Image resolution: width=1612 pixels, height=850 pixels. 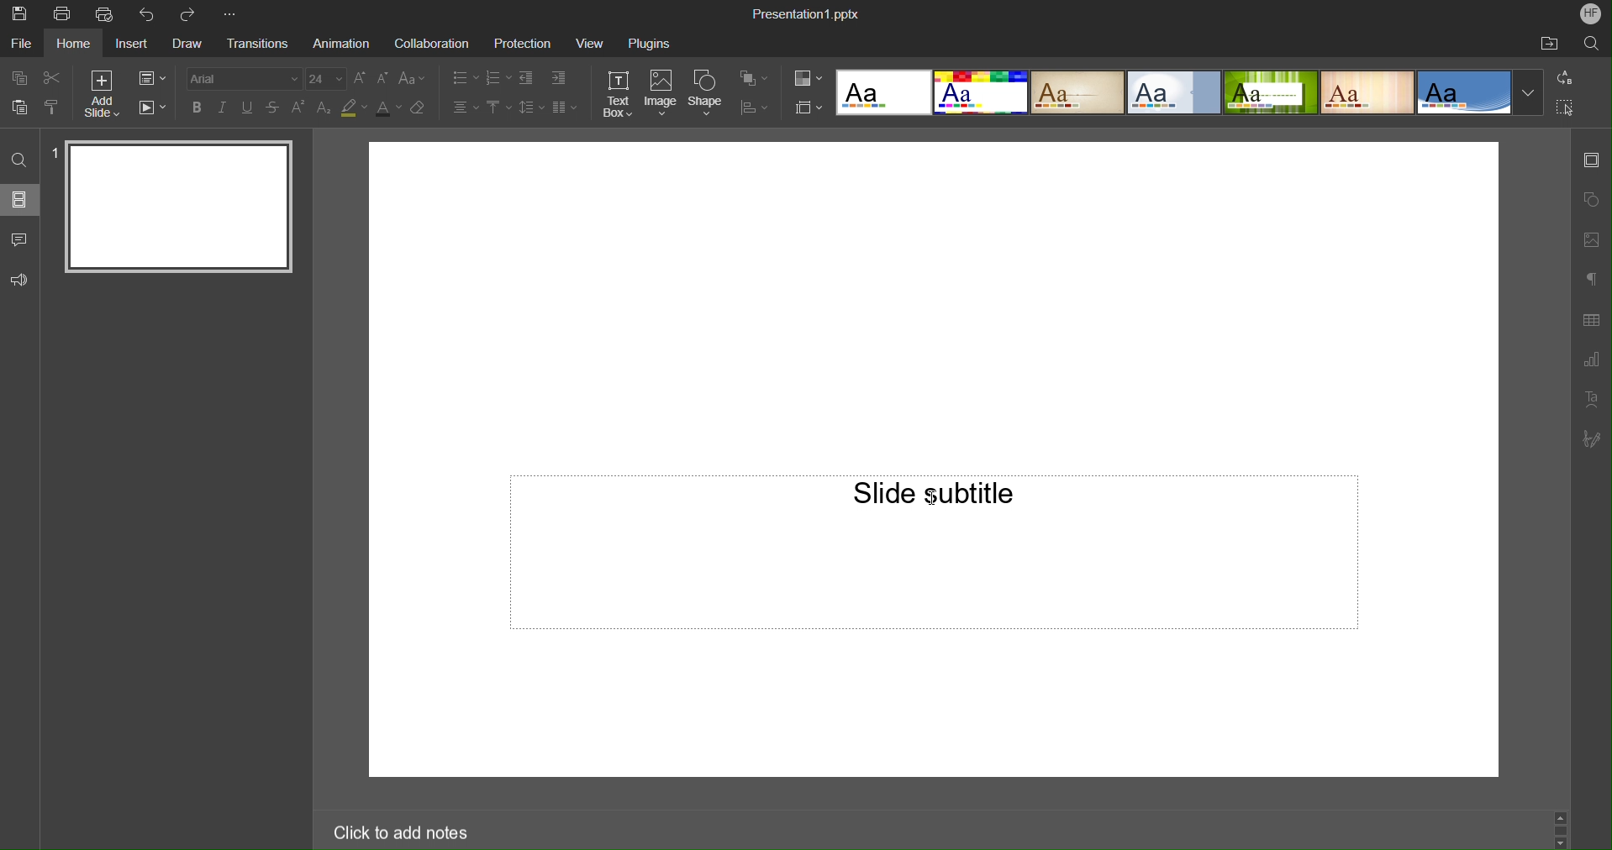 I want to click on Arrange, so click(x=755, y=76).